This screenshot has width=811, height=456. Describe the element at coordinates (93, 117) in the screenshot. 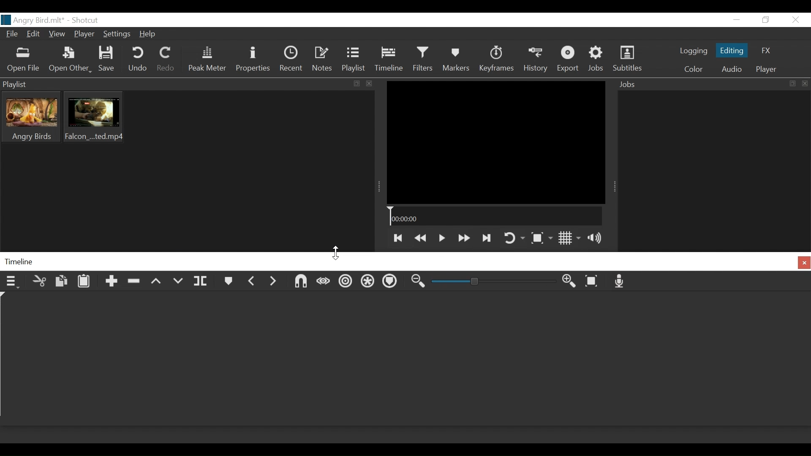

I see `Clip` at that location.